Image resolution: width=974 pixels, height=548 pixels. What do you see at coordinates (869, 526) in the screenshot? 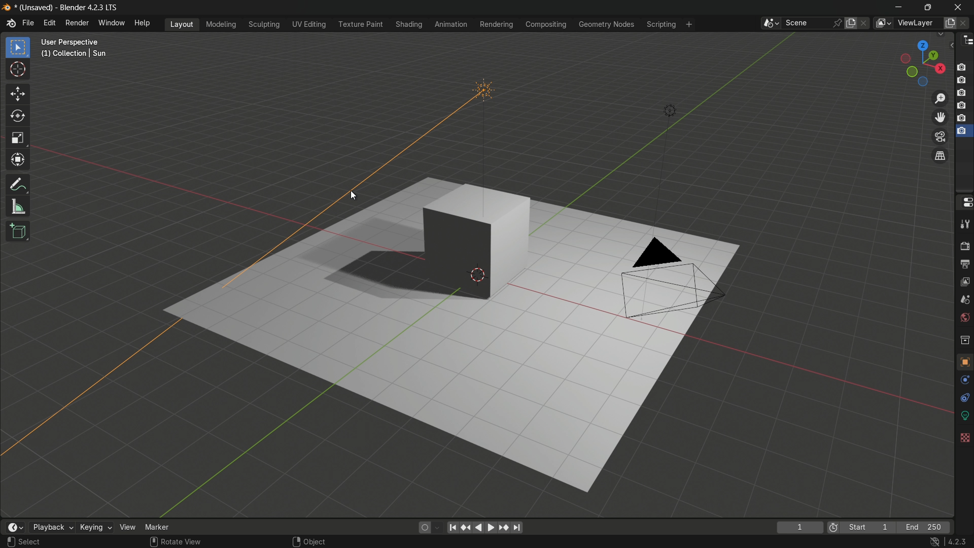
I see `start 1` at bounding box center [869, 526].